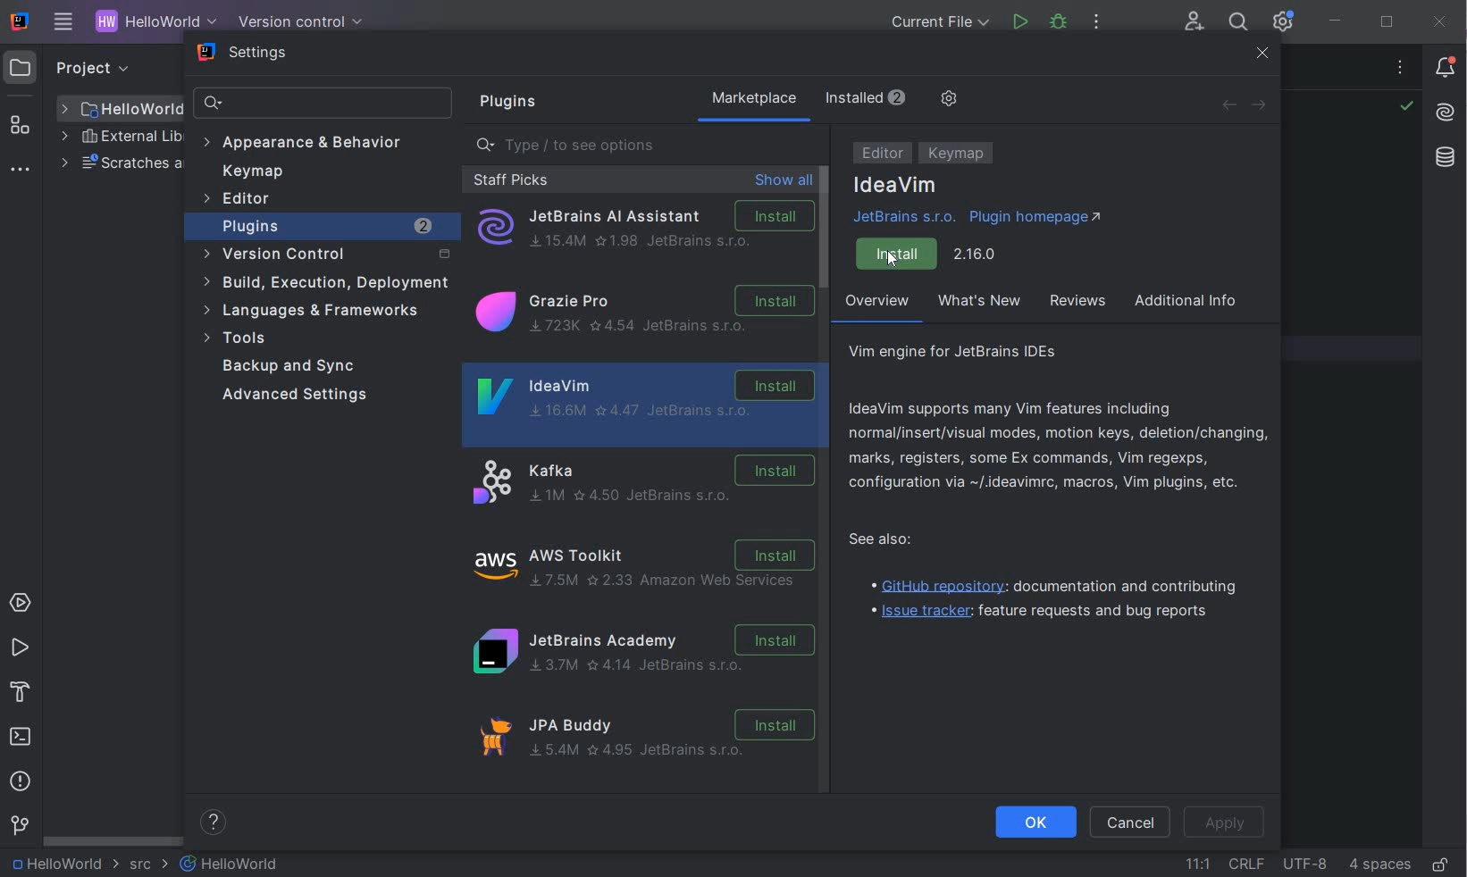 The height and width of the screenshot is (877, 1467). What do you see at coordinates (323, 255) in the screenshot?
I see `version control` at bounding box center [323, 255].